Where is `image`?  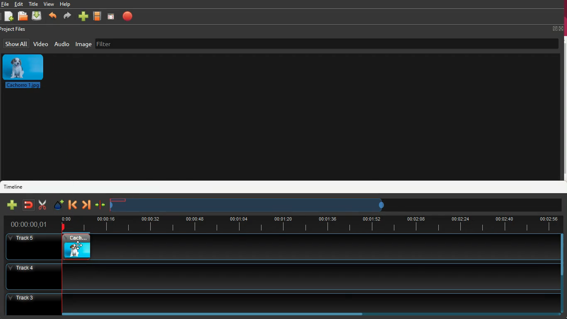
image is located at coordinates (83, 44).